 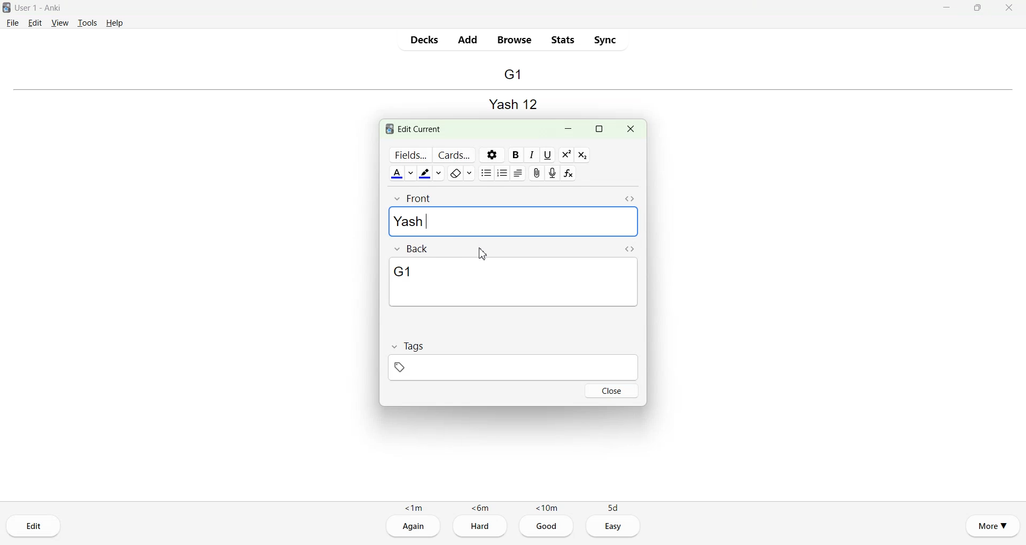 What do you see at coordinates (412, 173) in the screenshot?
I see `Change color` at bounding box center [412, 173].